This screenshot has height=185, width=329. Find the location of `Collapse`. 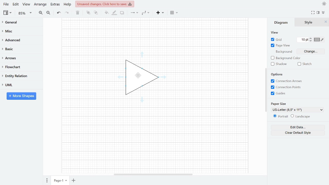

Collapse is located at coordinates (325, 13).